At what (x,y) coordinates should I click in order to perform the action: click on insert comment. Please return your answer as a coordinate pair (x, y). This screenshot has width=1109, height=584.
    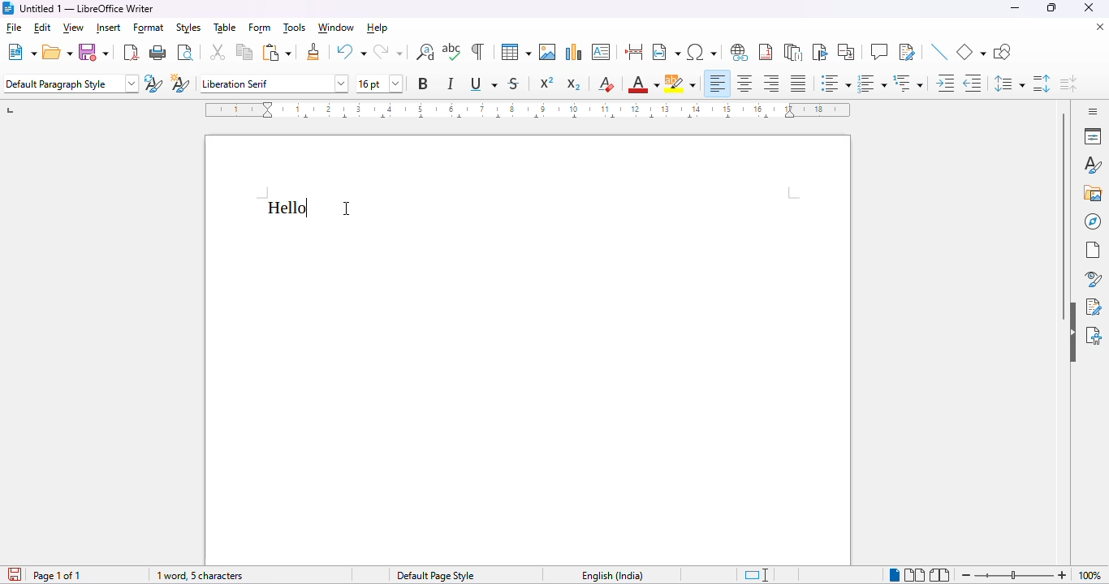
    Looking at the image, I should click on (879, 51).